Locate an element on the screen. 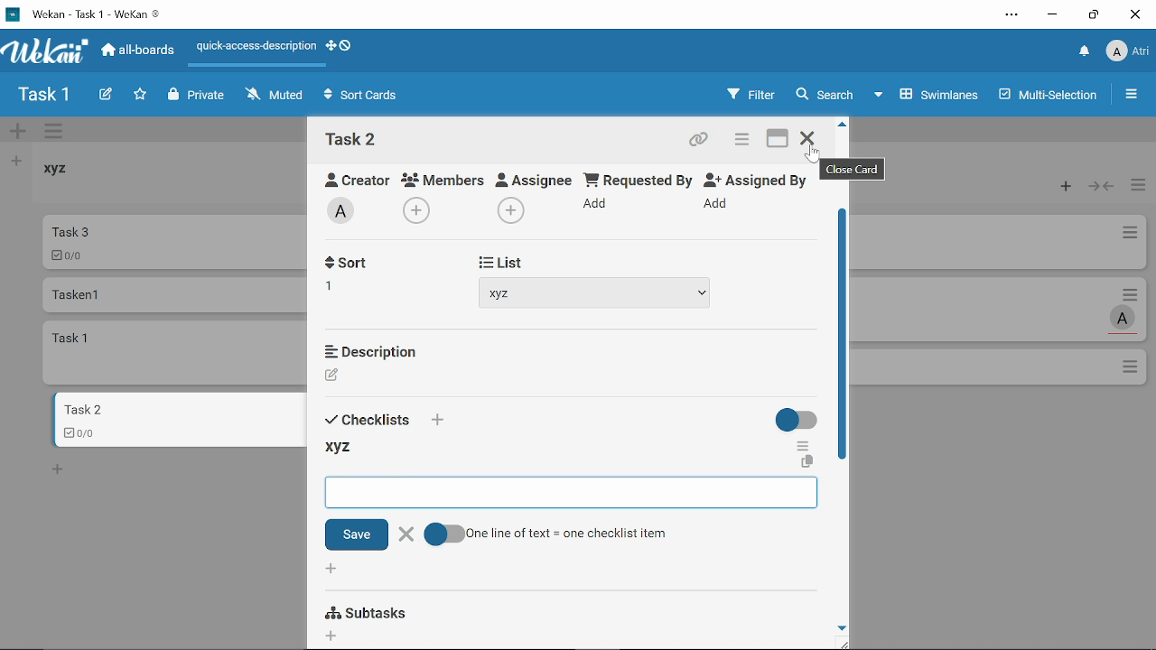  close card is located at coordinates (853, 169).